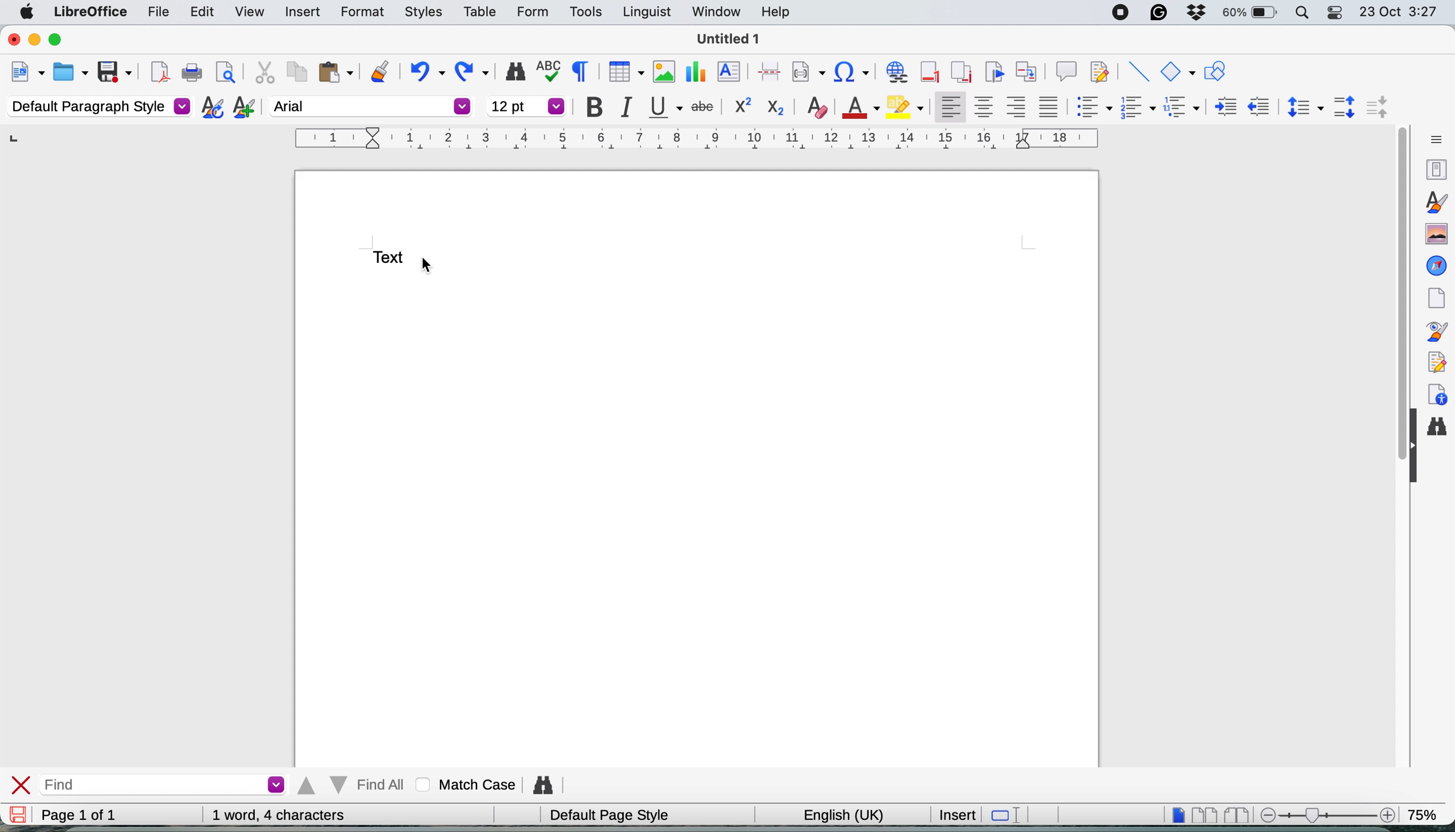  What do you see at coordinates (894, 73) in the screenshot?
I see `insert hyperlink` at bounding box center [894, 73].